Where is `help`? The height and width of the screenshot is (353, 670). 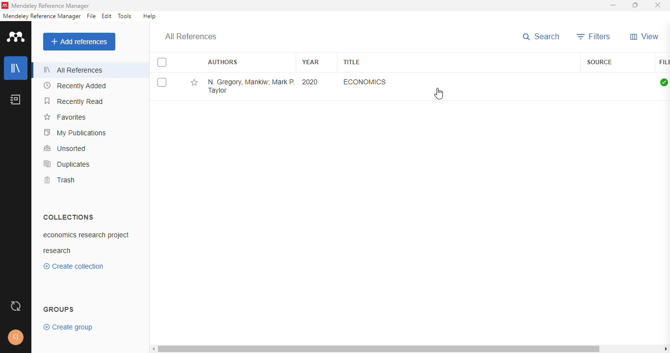
help is located at coordinates (150, 16).